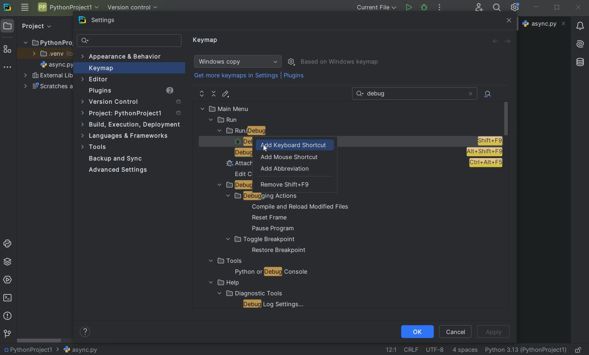 This screenshot has height=355, width=589. Describe the element at coordinates (286, 170) in the screenshot. I see `add abbreviation` at that location.